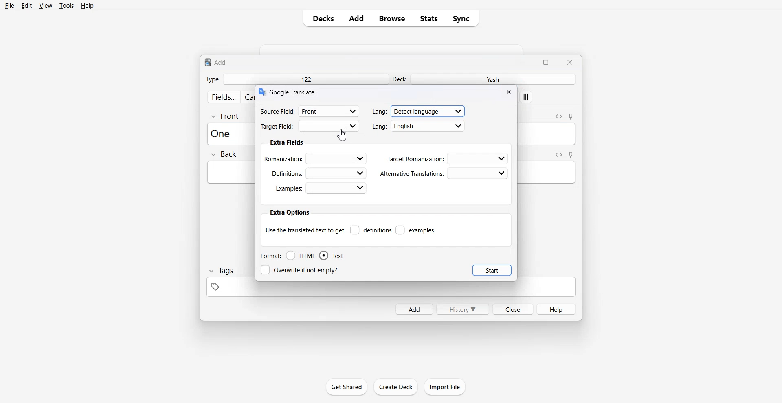 The height and width of the screenshot is (403, 782). Describe the element at coordinates (495, 79) in the screenshot. I see `Yash` at that location.